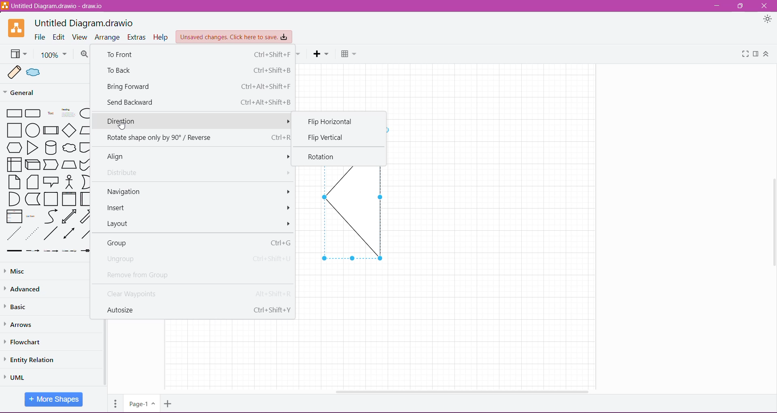 Image resolution: width=777 pixels, height=413 pixels. What do you see at coordinates (53, 6) in the screenshot?
I see `Untitled Diagram.draw.io - draw.io` at bounding box center [53, 6].